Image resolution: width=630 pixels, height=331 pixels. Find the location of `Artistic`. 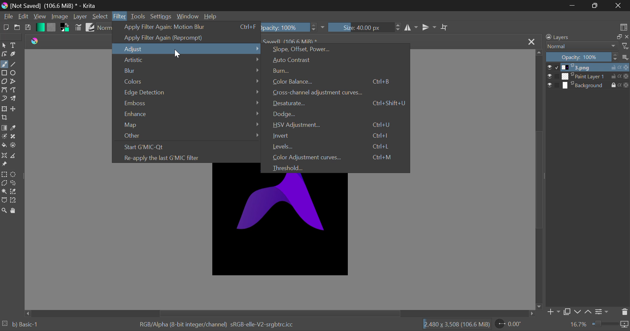

Artistic is located at coordinates (189, 61).